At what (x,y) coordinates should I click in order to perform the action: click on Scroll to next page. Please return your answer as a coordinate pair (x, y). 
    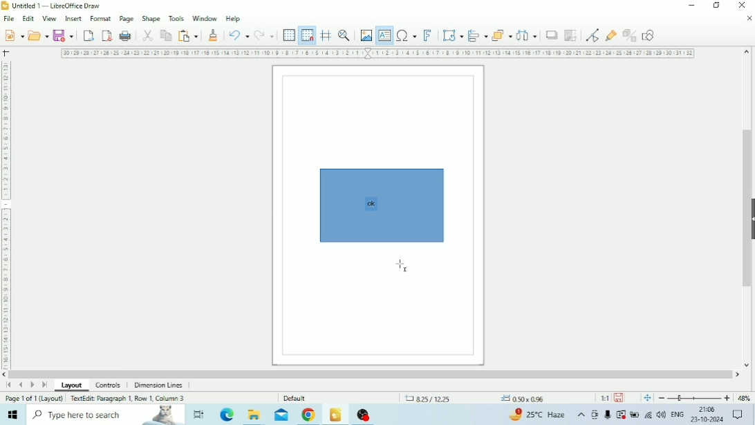
    Looking at the image, I should click on (33, 385).